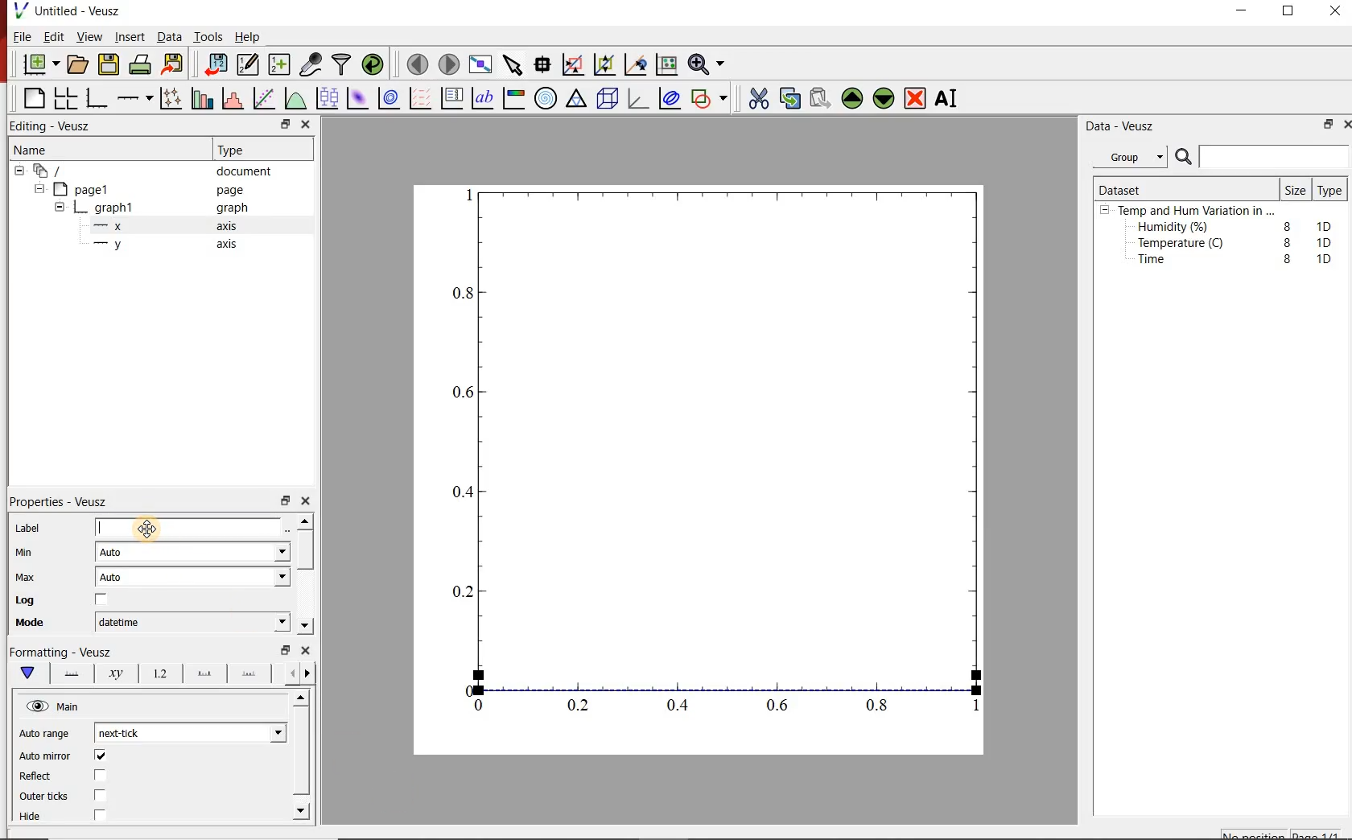  I want to click on 8, so click(1284, 224).